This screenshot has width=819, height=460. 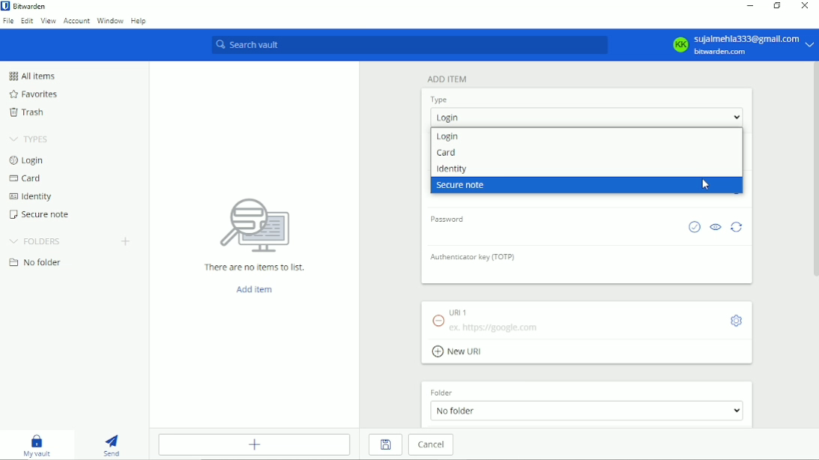 I want to click on New URI, so click(x=459, y=351).